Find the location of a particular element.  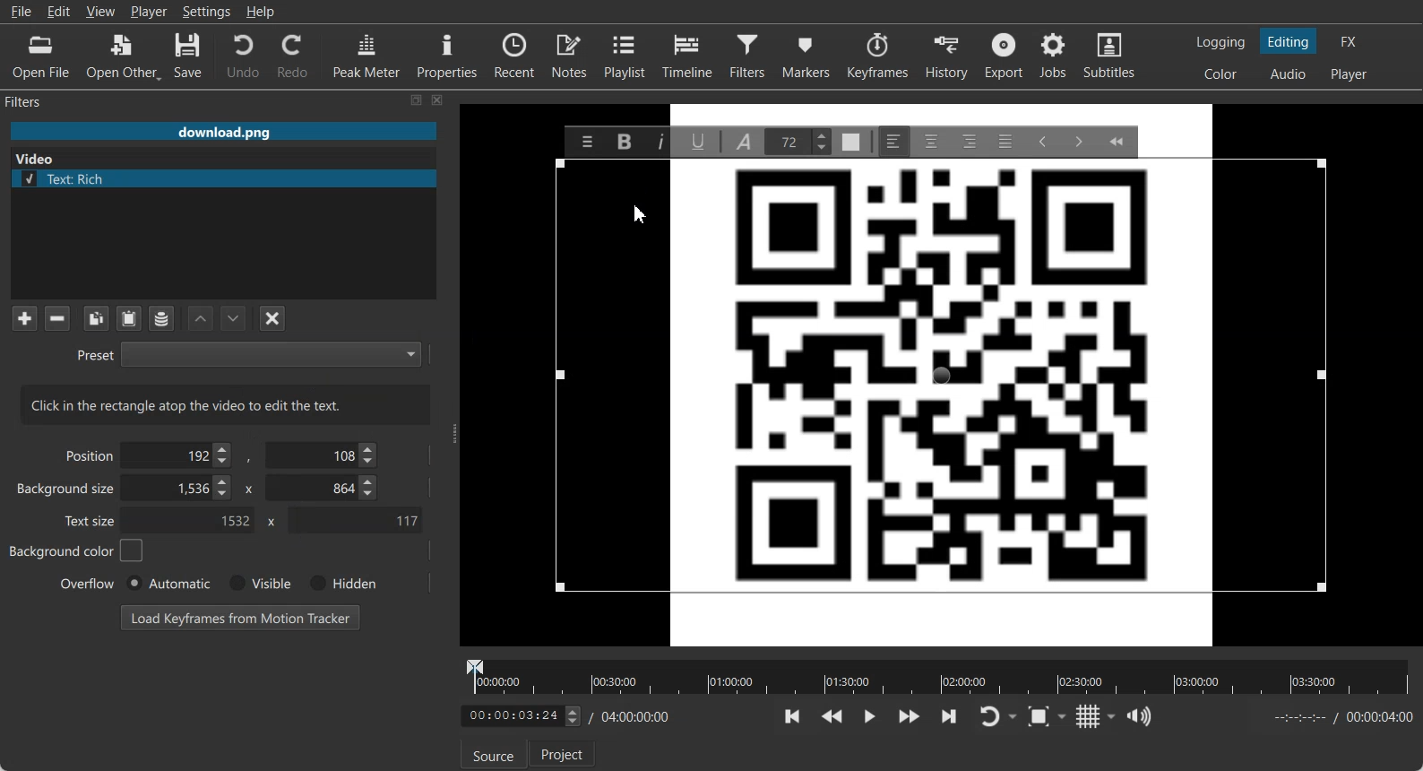

Left is located at coordinates (893, 141).